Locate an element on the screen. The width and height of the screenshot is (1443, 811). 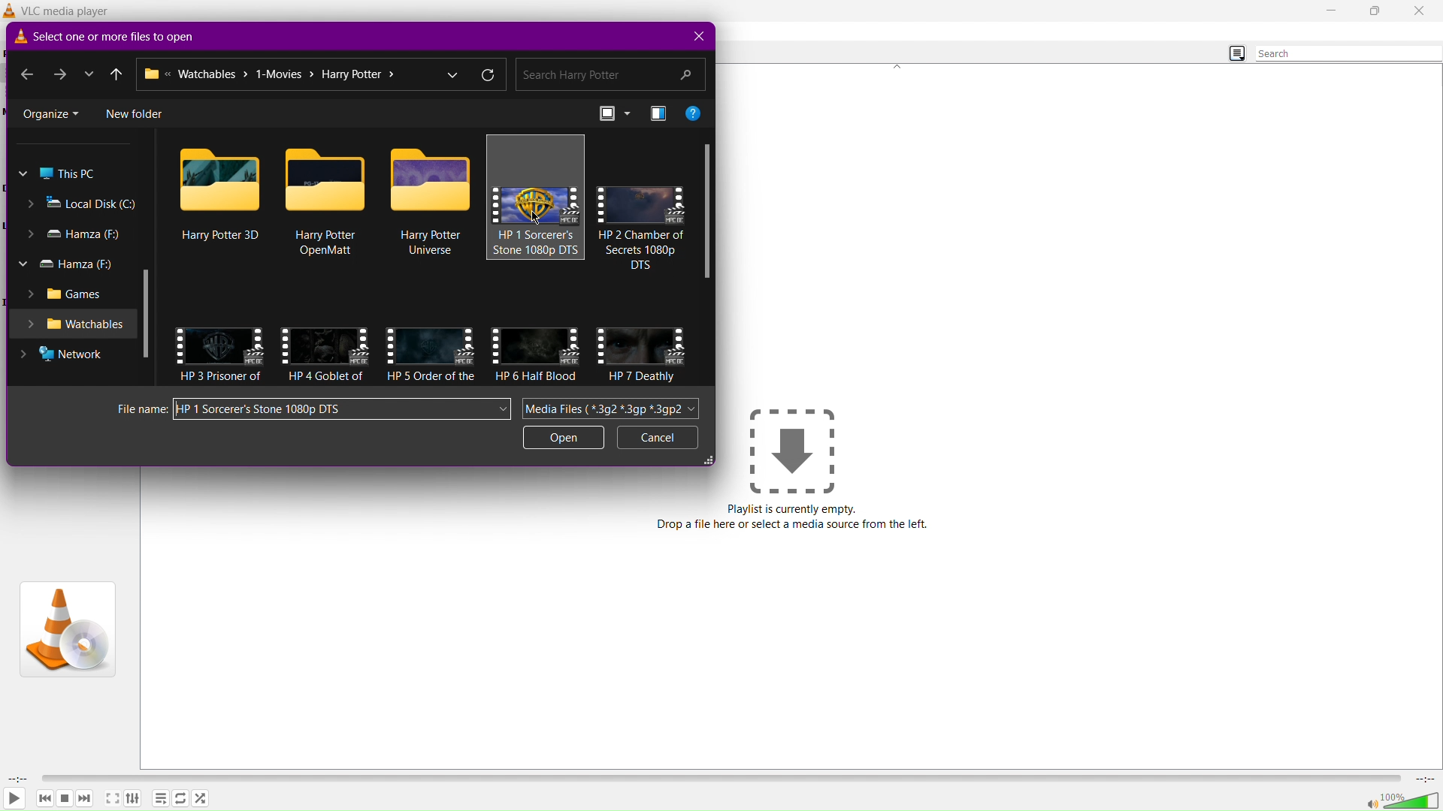
video file is located at coordinates (536, 204).